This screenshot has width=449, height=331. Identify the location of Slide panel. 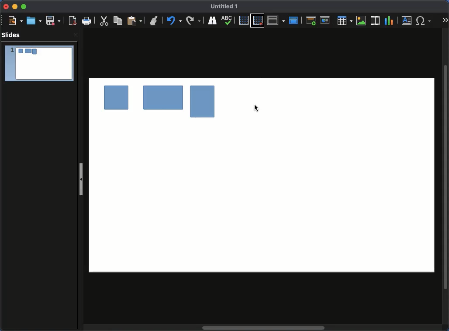
(81, 181).